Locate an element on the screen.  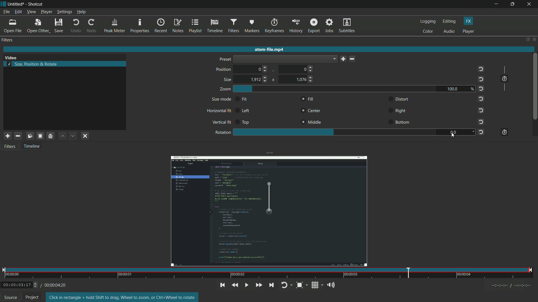
color is located at coordinates (429, 32).